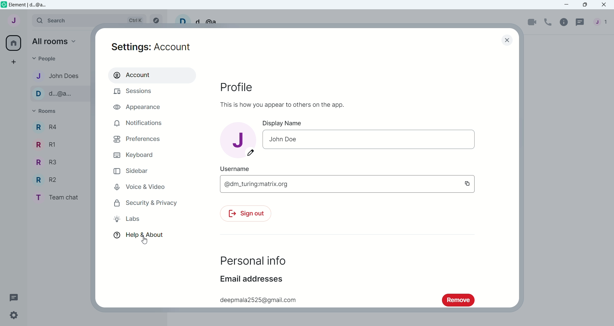  What do you see at coordinates (137, 139) in the screenshot?
I see `Preferences` at bounding box center [137, 139].